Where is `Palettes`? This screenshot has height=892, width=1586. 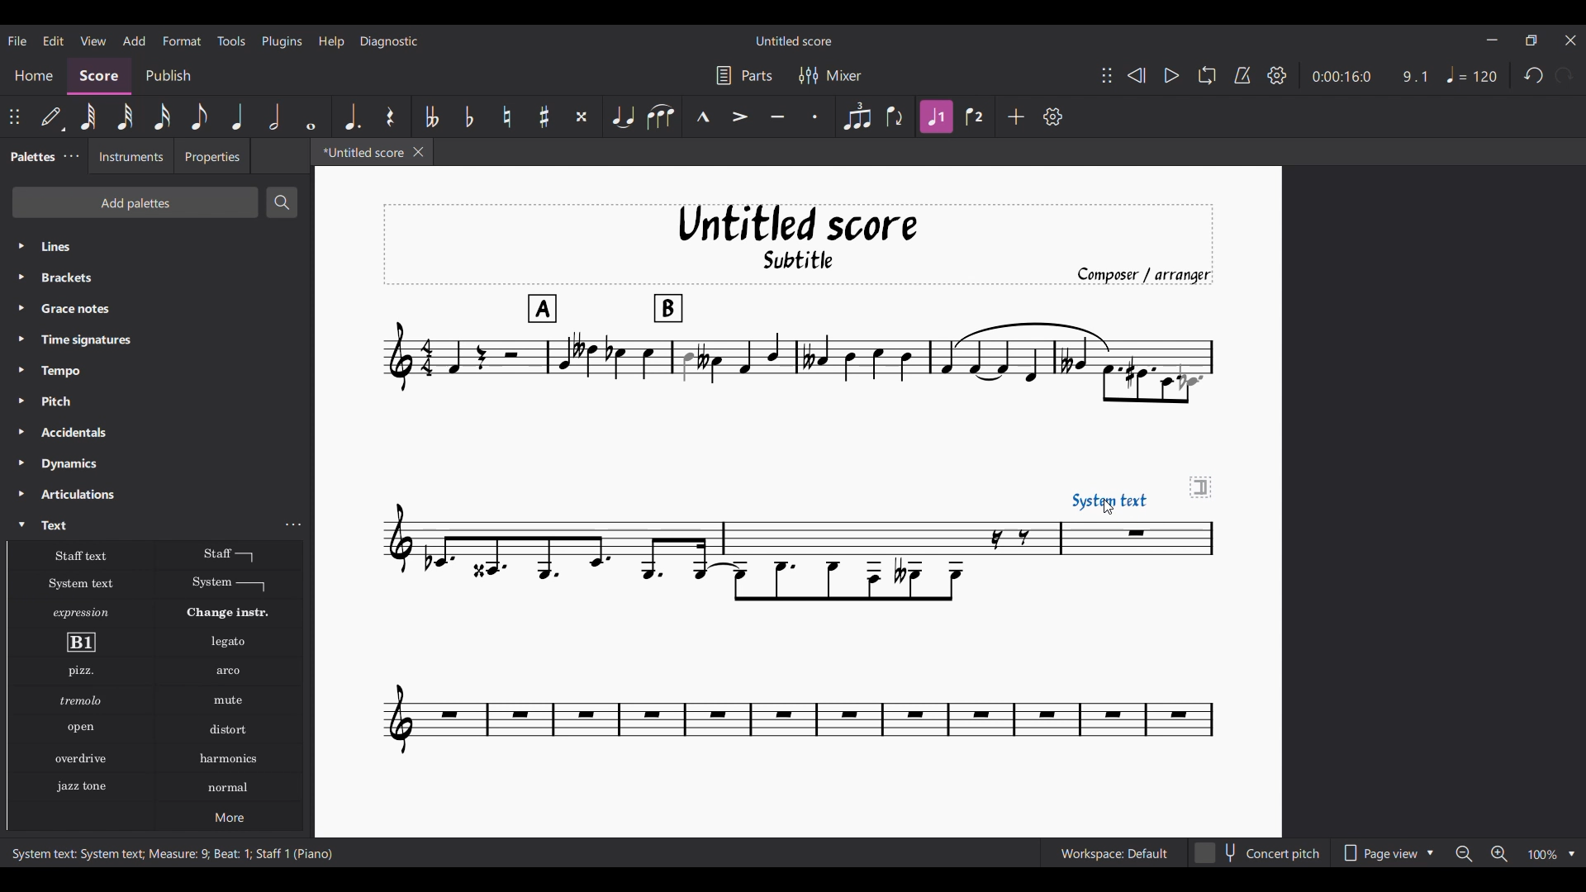
Palettes is located at coordinates (29, 158).